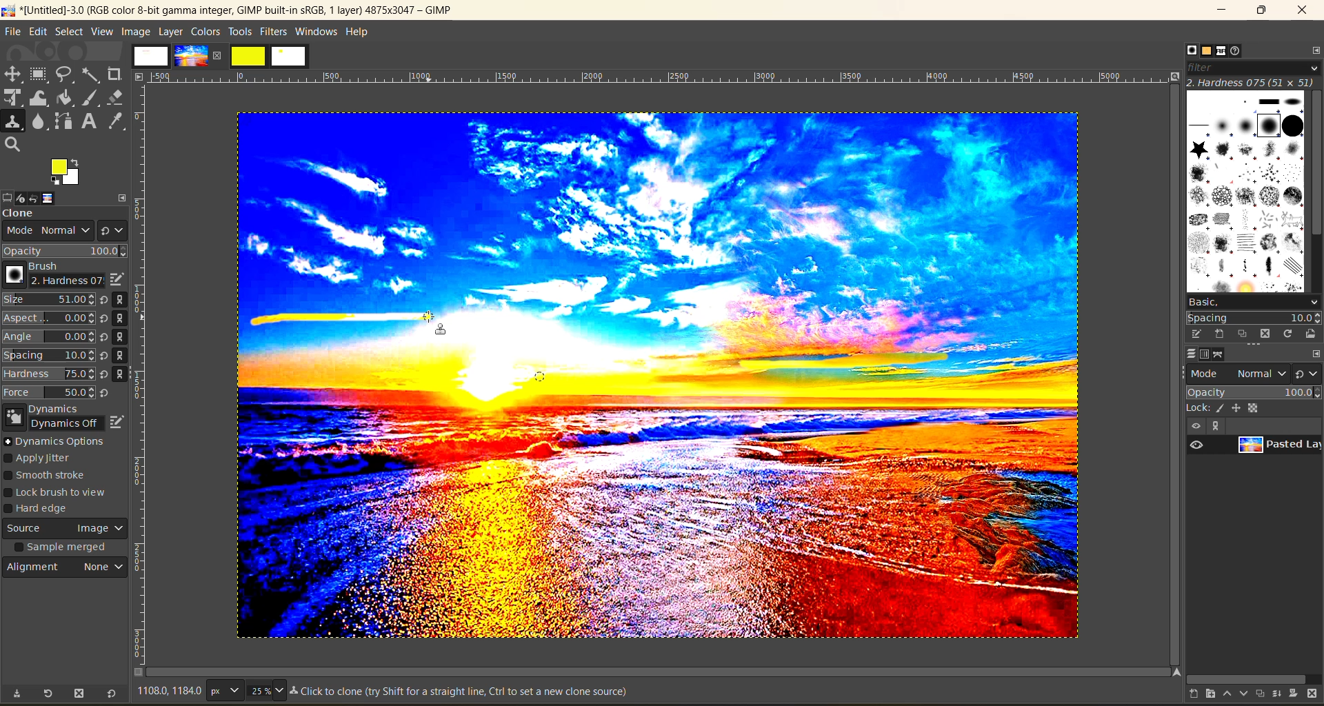 The width and height of the screenshot is (1324, 706). Describe the element at coordinates (1252, 392) in the screenshot. I see `opacity` at that location.